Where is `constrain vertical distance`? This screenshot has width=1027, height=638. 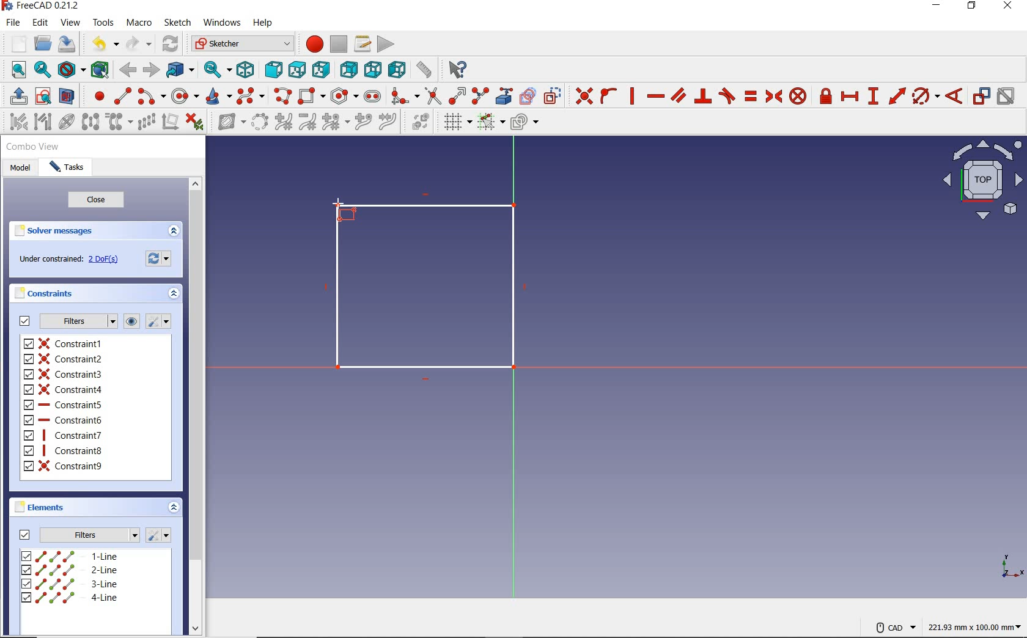 constrain vertical distance is located at coordinates (875, 97).